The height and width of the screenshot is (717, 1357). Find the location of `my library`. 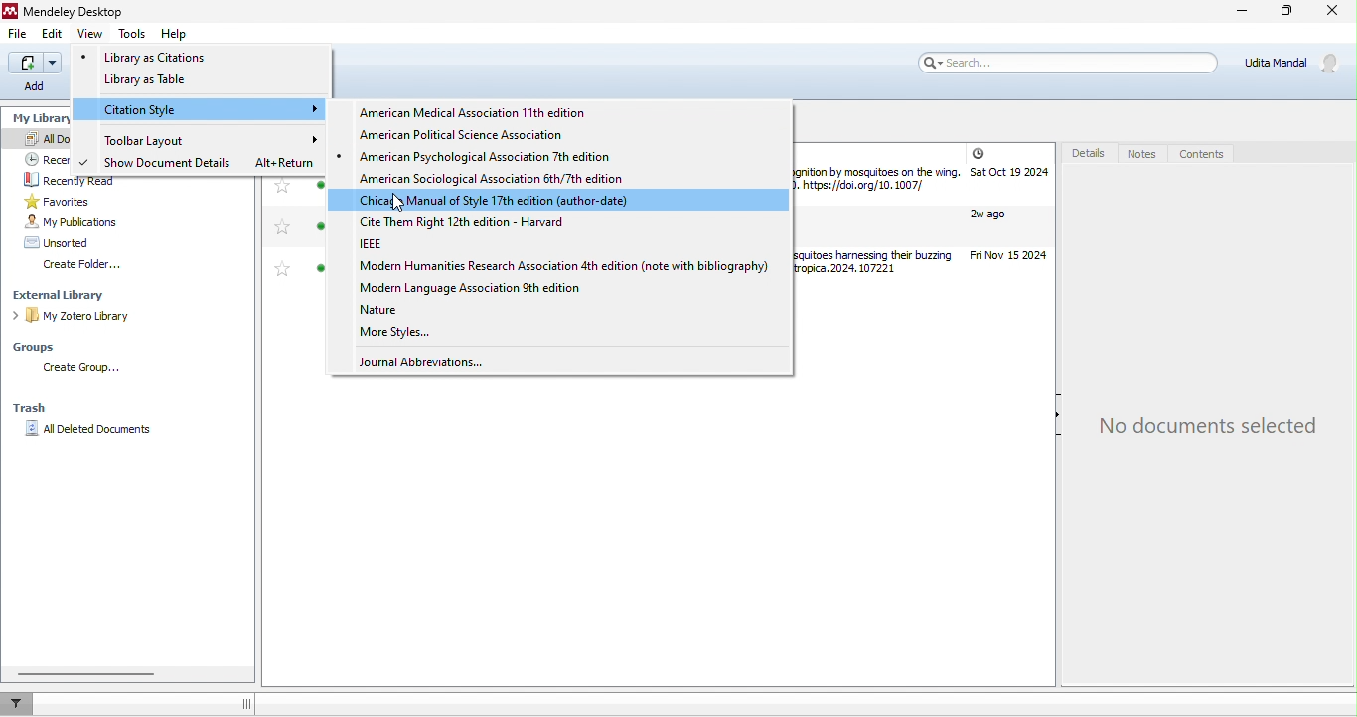

my library is located at coordinates (35, 120).